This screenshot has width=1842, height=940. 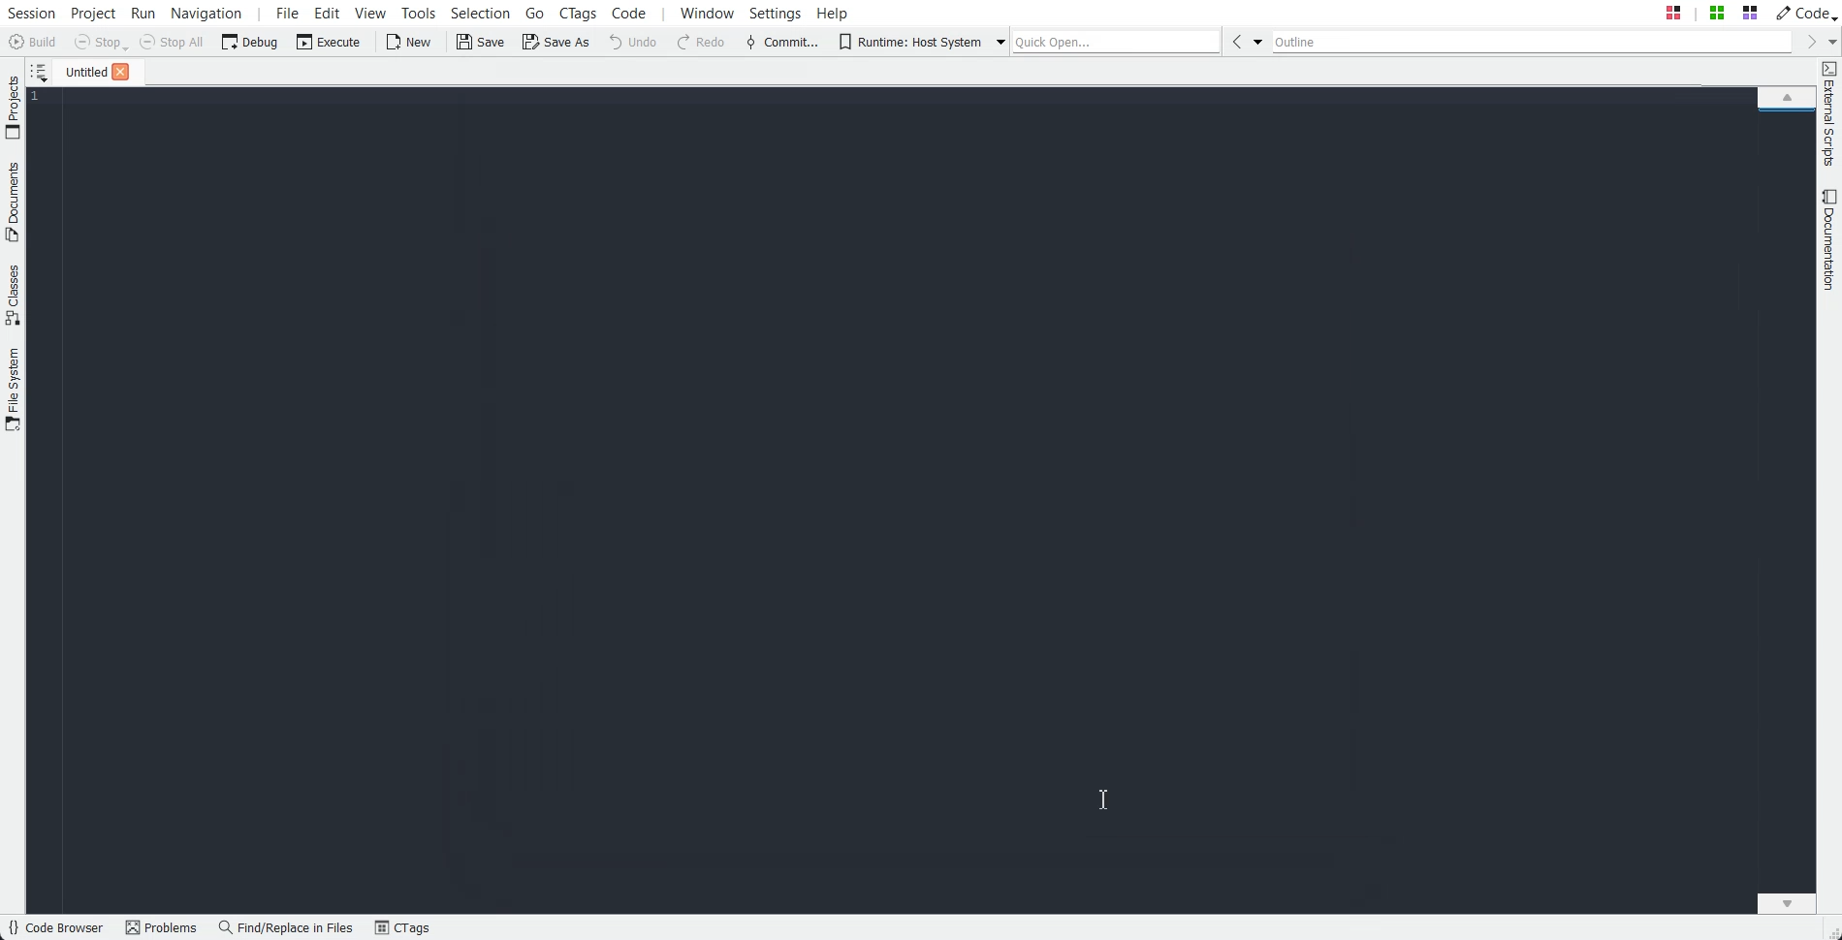 What do you see at coordinates (782, 43) in the screenshot?
I see `Commit` at bounding box center [782, 43].